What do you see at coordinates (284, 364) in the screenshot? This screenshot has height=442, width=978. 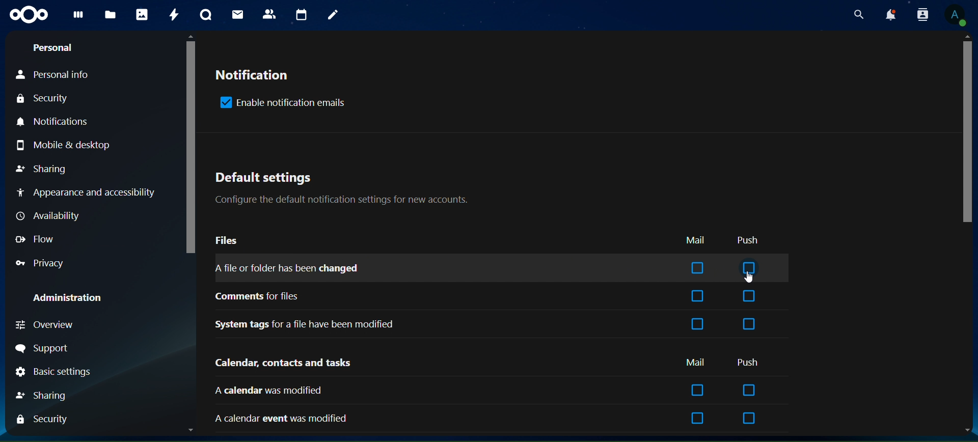 I see `calendar, contacts and tasks` at bounding box center [284, 364].